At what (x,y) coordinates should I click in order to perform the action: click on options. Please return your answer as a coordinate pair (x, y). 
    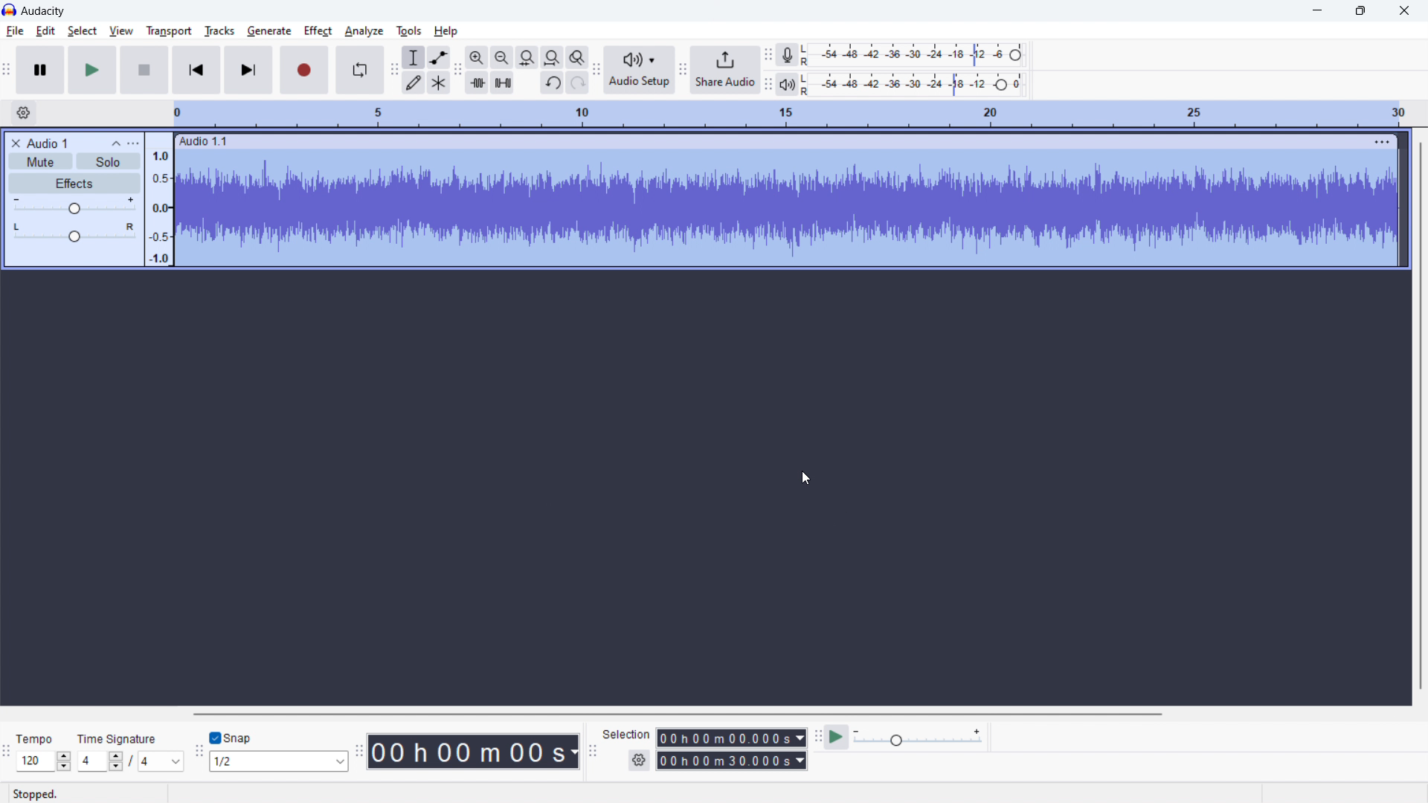
    Looking at the image, I should click on (132, 143).